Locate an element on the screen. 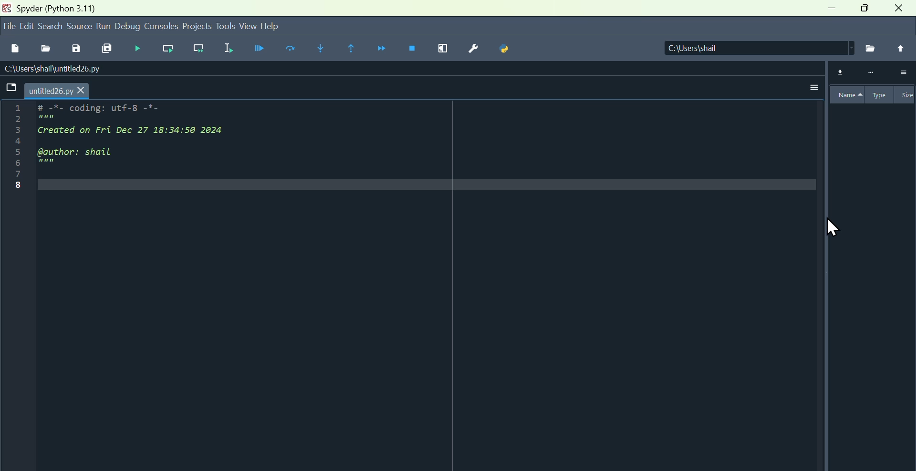  untitled26.py  is located at coordinates (60, 91).